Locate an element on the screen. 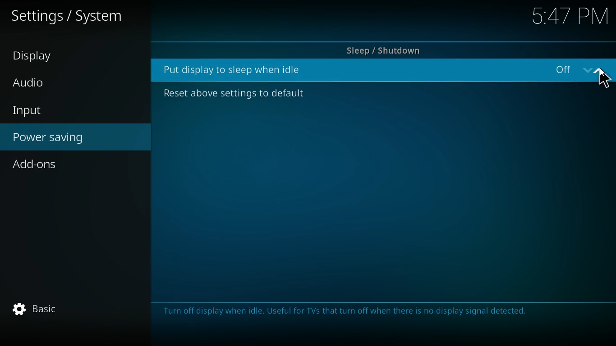 This screenshot has height=346, width=616. Cursor is located at coordinates (604, 82).